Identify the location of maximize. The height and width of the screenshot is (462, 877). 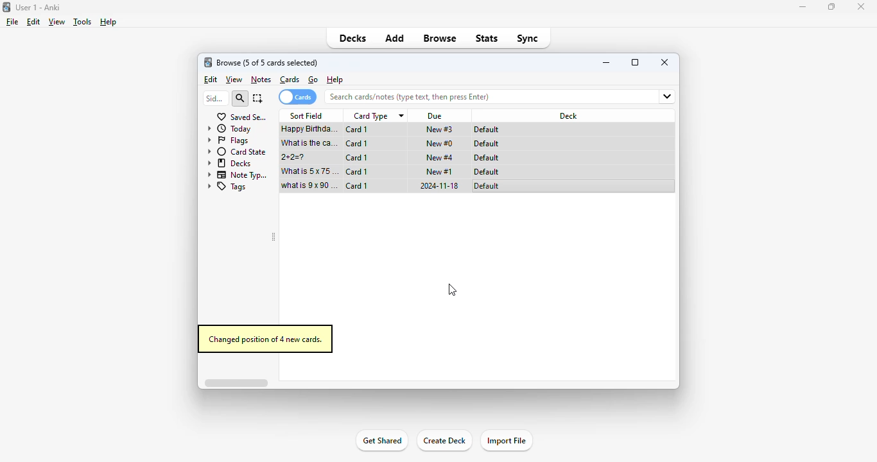
(831, 7).